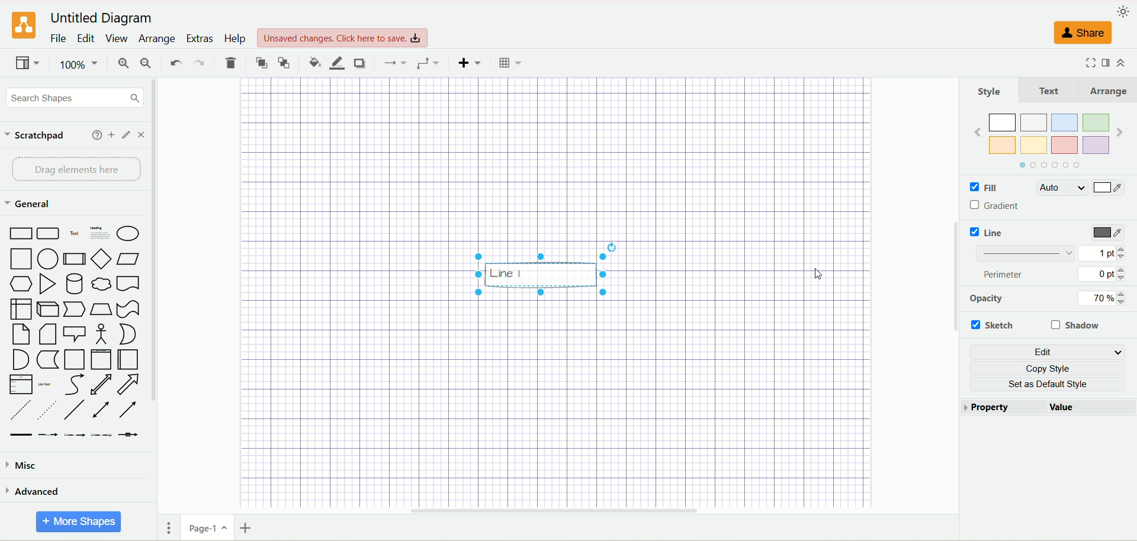 This screenshot has height=541, width=1137. What do you see at coordinates (85, 38) in the screenshot?
I see `edit` at bounding box center [85, 38].